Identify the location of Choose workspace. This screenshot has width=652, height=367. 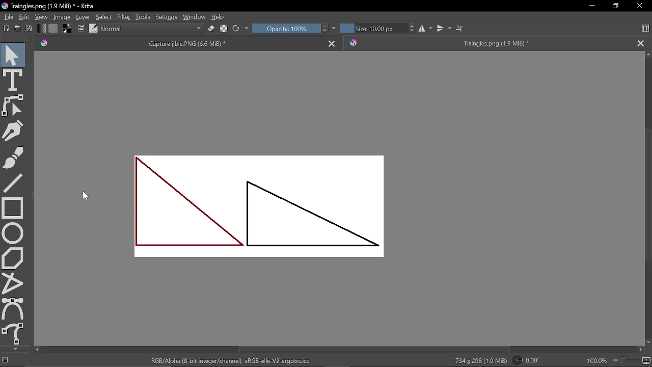
(645, 27).